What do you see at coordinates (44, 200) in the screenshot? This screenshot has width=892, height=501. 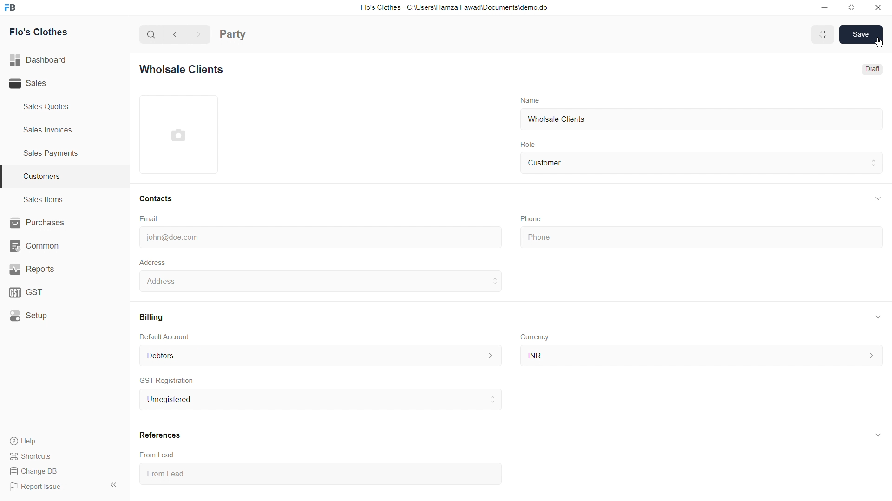 I see `Sales Items` at bounding box center [44, 200].